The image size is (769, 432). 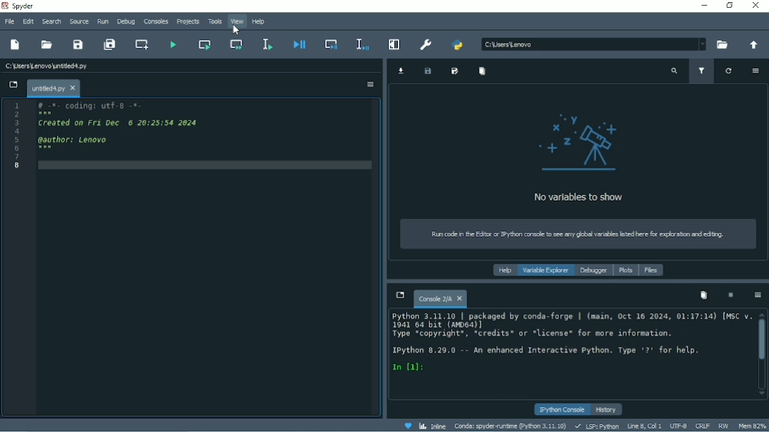 What do you see at coordinates (363, 45) in the screenshot?
I see `Debug selection or current line` at bounding box center [363, 45].